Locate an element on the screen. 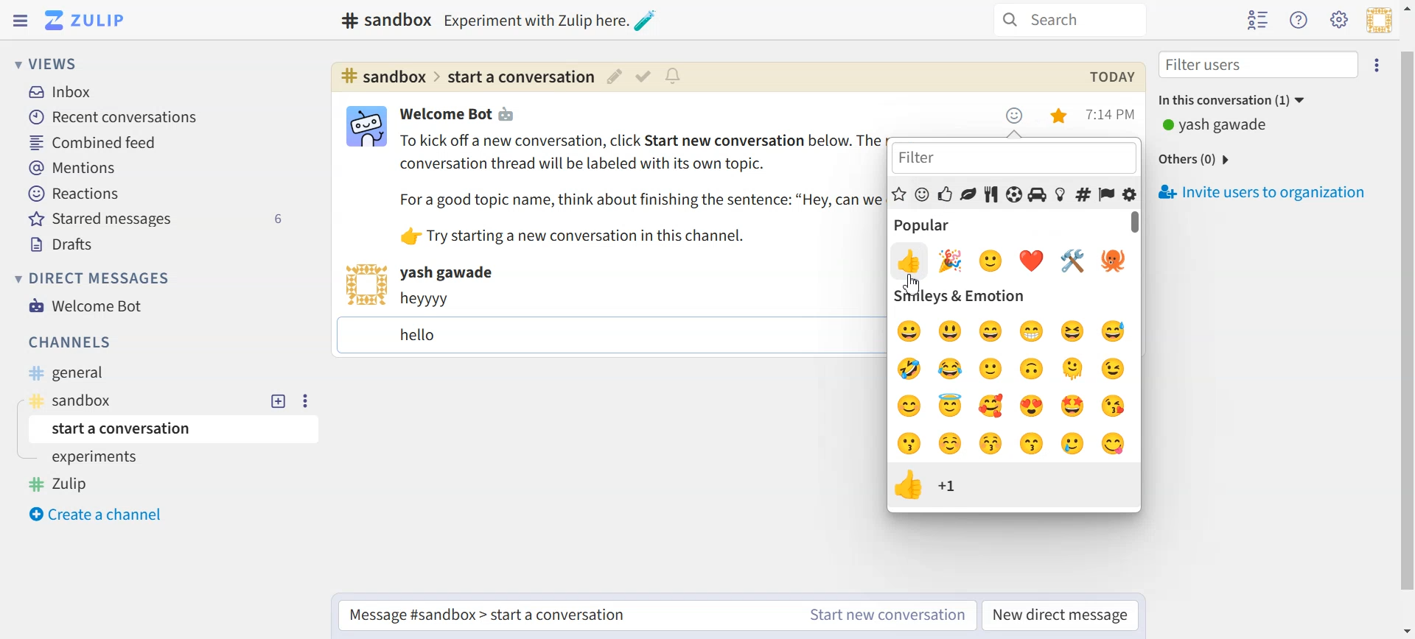  Vertical scroll bar is located at coordinates (1136, 224).